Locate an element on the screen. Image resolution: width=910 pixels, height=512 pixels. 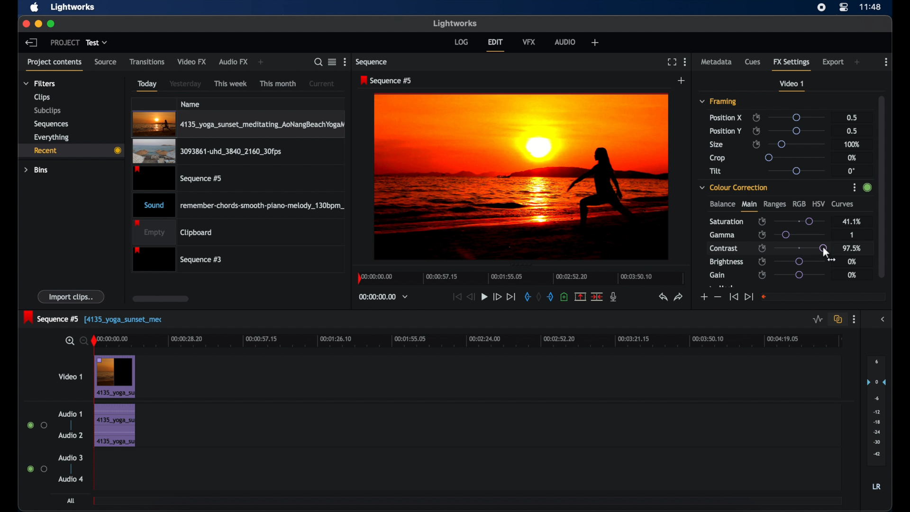
slider is located at coordinates (800, 275).